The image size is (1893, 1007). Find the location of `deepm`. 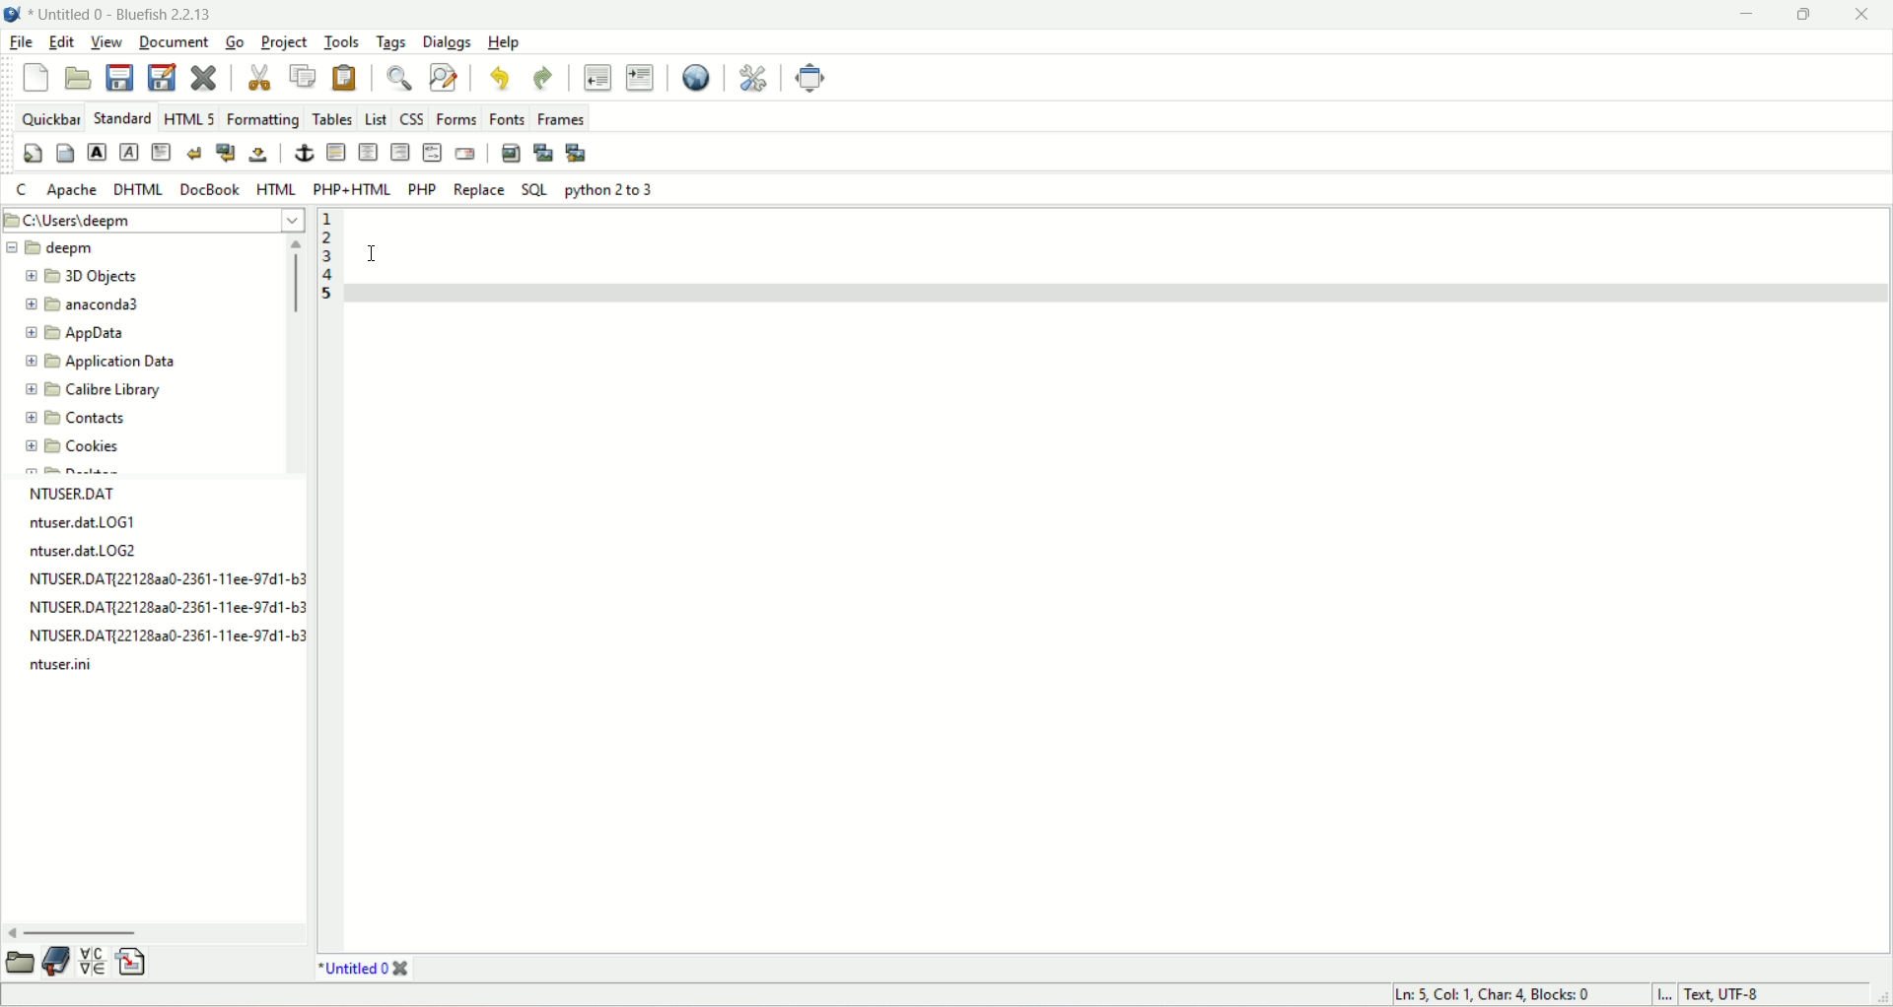

deepm is located at coordinates (54, 249).